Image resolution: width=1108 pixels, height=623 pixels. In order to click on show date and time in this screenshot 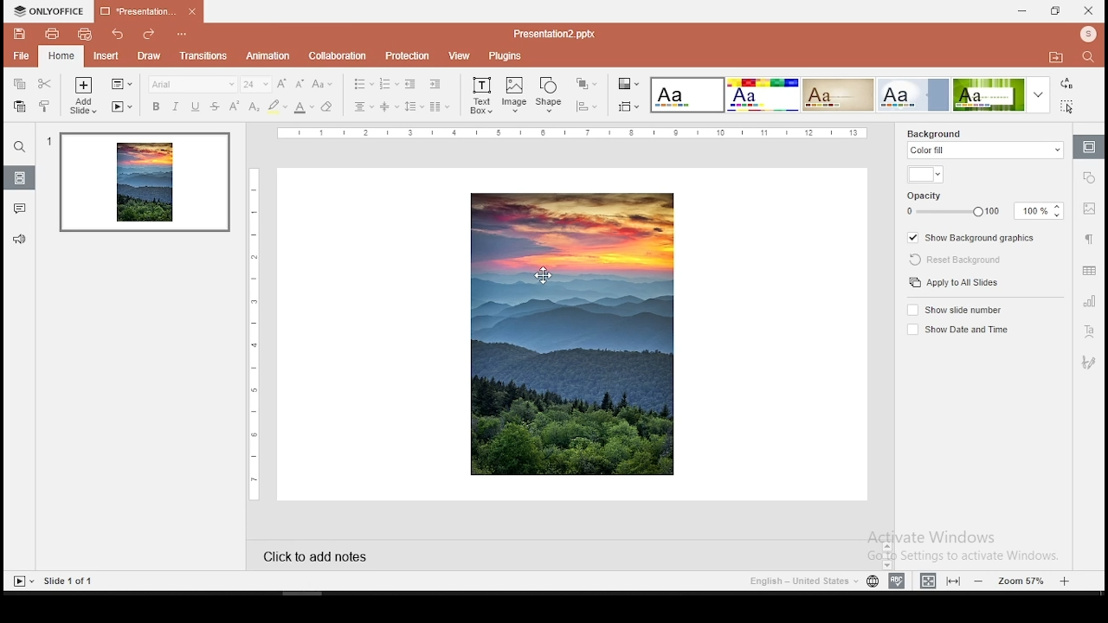, I will do `click(958, 330)`.